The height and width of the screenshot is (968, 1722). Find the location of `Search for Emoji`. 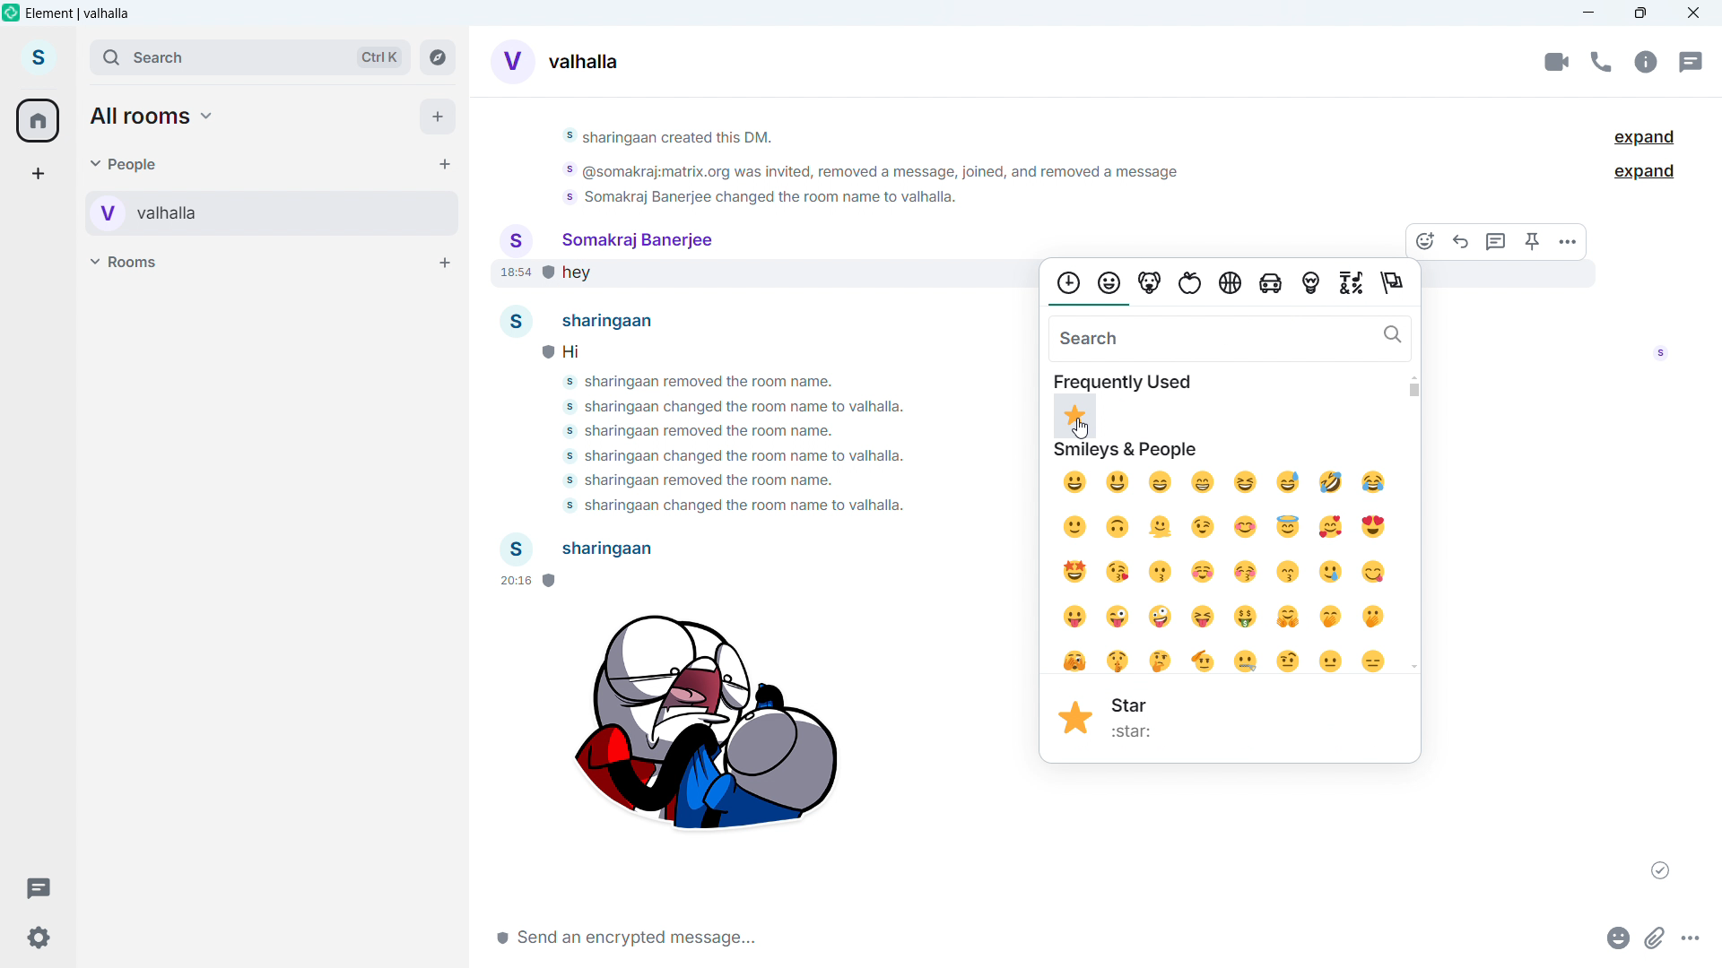

Search for Emoji is located at coordinates (1231, 338).